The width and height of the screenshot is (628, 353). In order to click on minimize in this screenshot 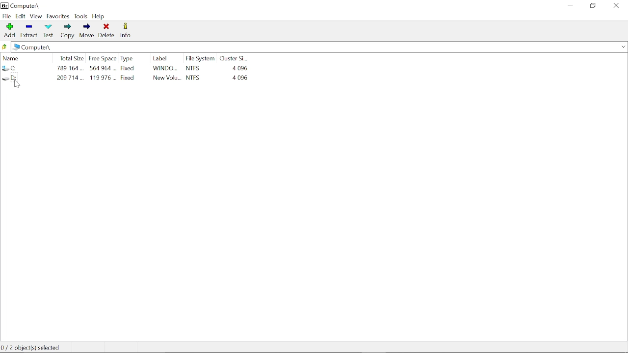, I will do `click(568, 6)`.